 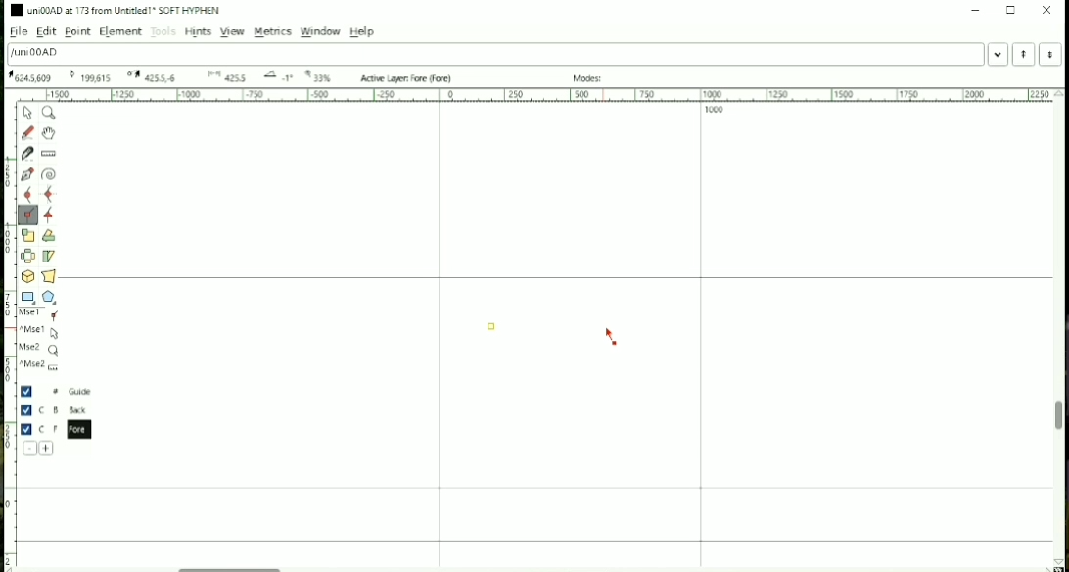 What do you see at coordinates (34, 54) in the screenshot?
I see `Letter name` at bounding box center [34, 54].